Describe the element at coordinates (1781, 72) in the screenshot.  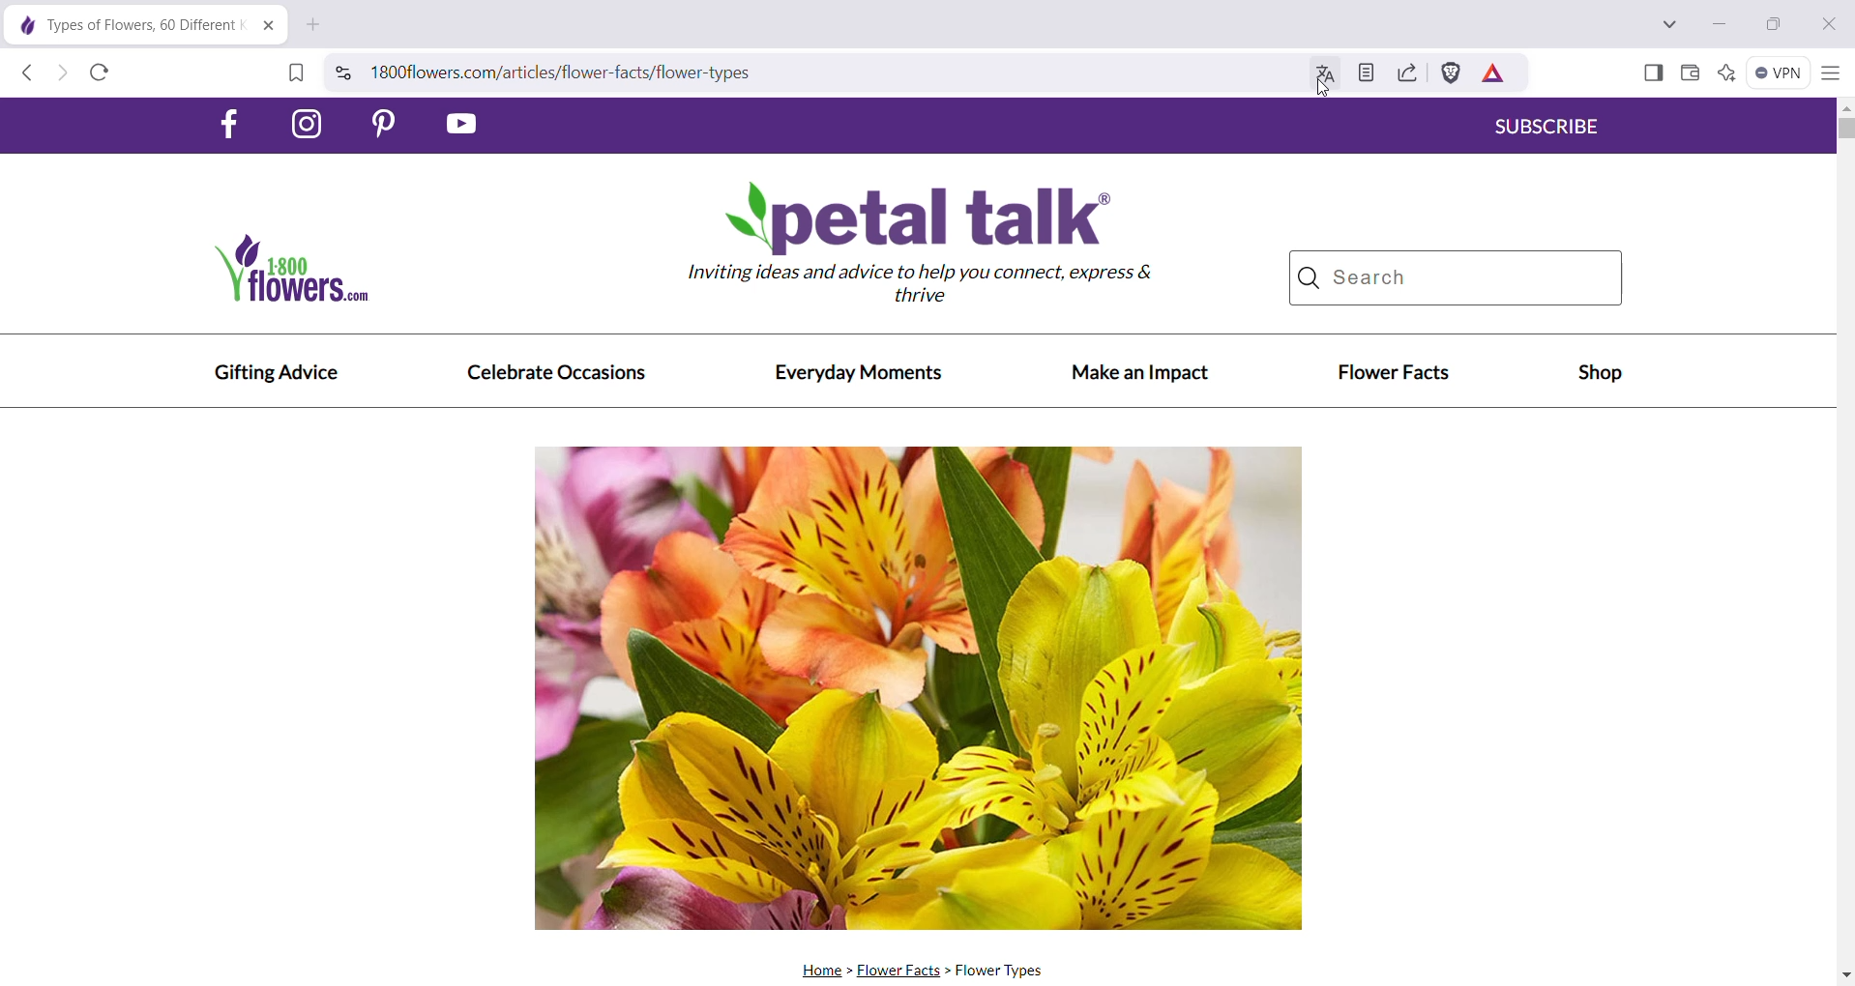
I see `Brave Firewall + VPN` at that location.